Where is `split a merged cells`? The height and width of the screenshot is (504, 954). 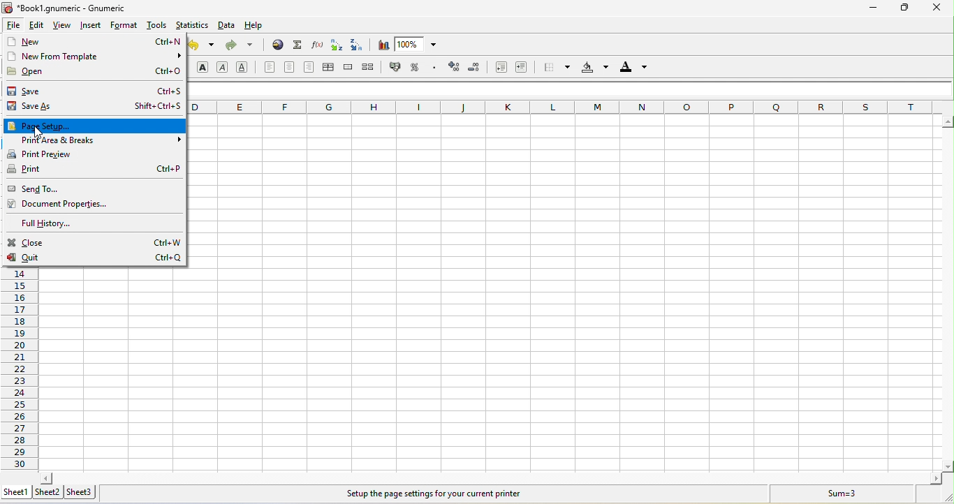
split a merged cells is located at coordinates (372, 67).